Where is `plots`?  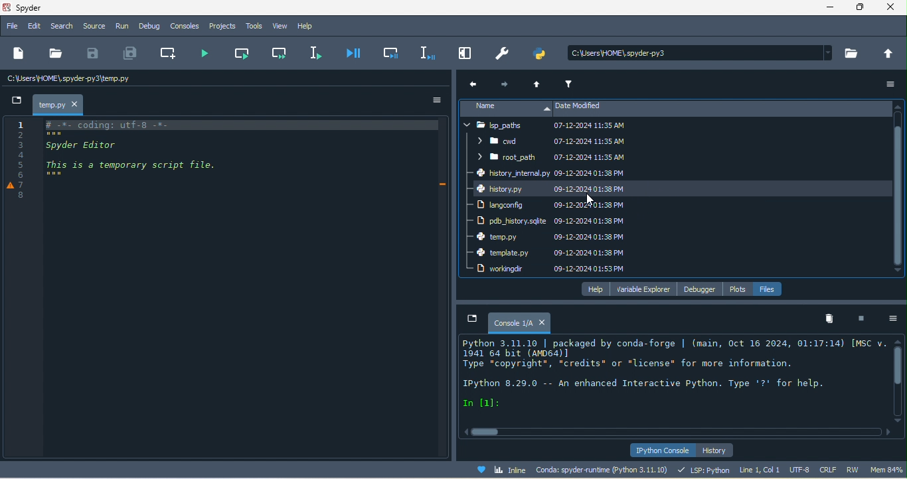
plots is located at coordinates (740, 290).